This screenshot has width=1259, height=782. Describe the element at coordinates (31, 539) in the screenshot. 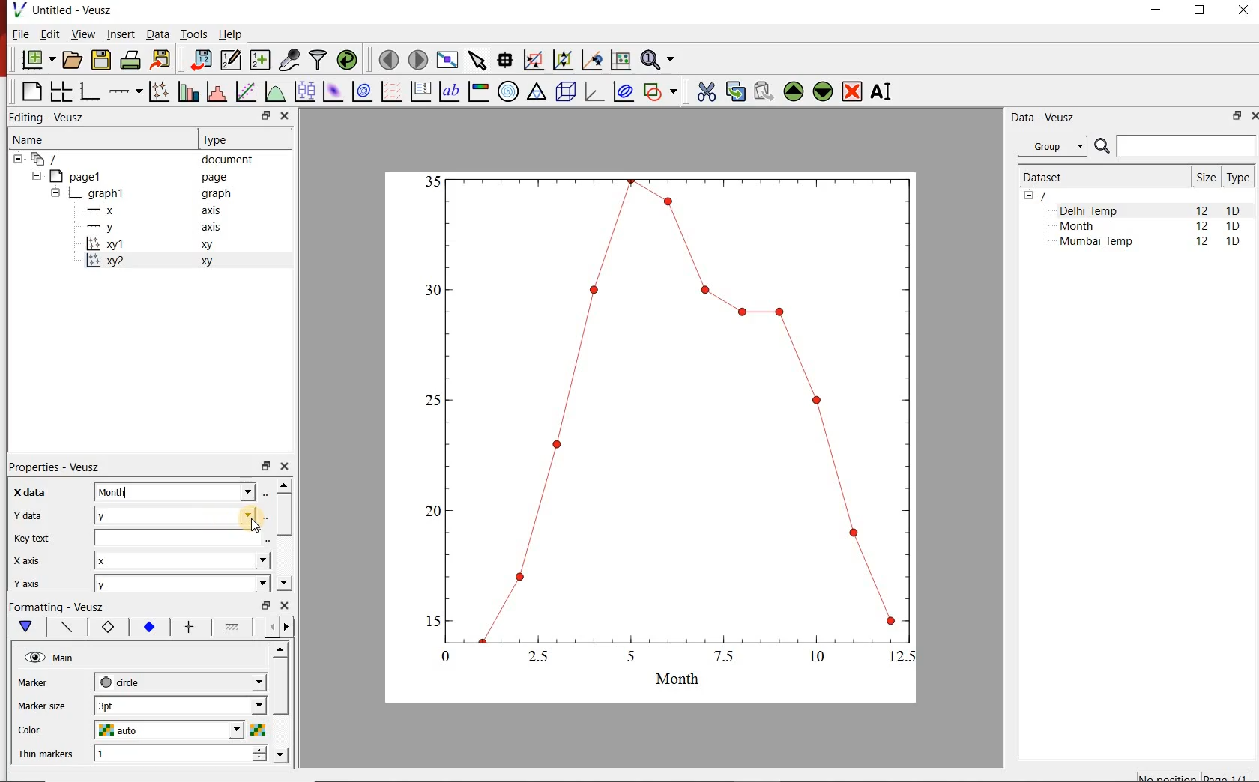

I see `Key text` at that location.